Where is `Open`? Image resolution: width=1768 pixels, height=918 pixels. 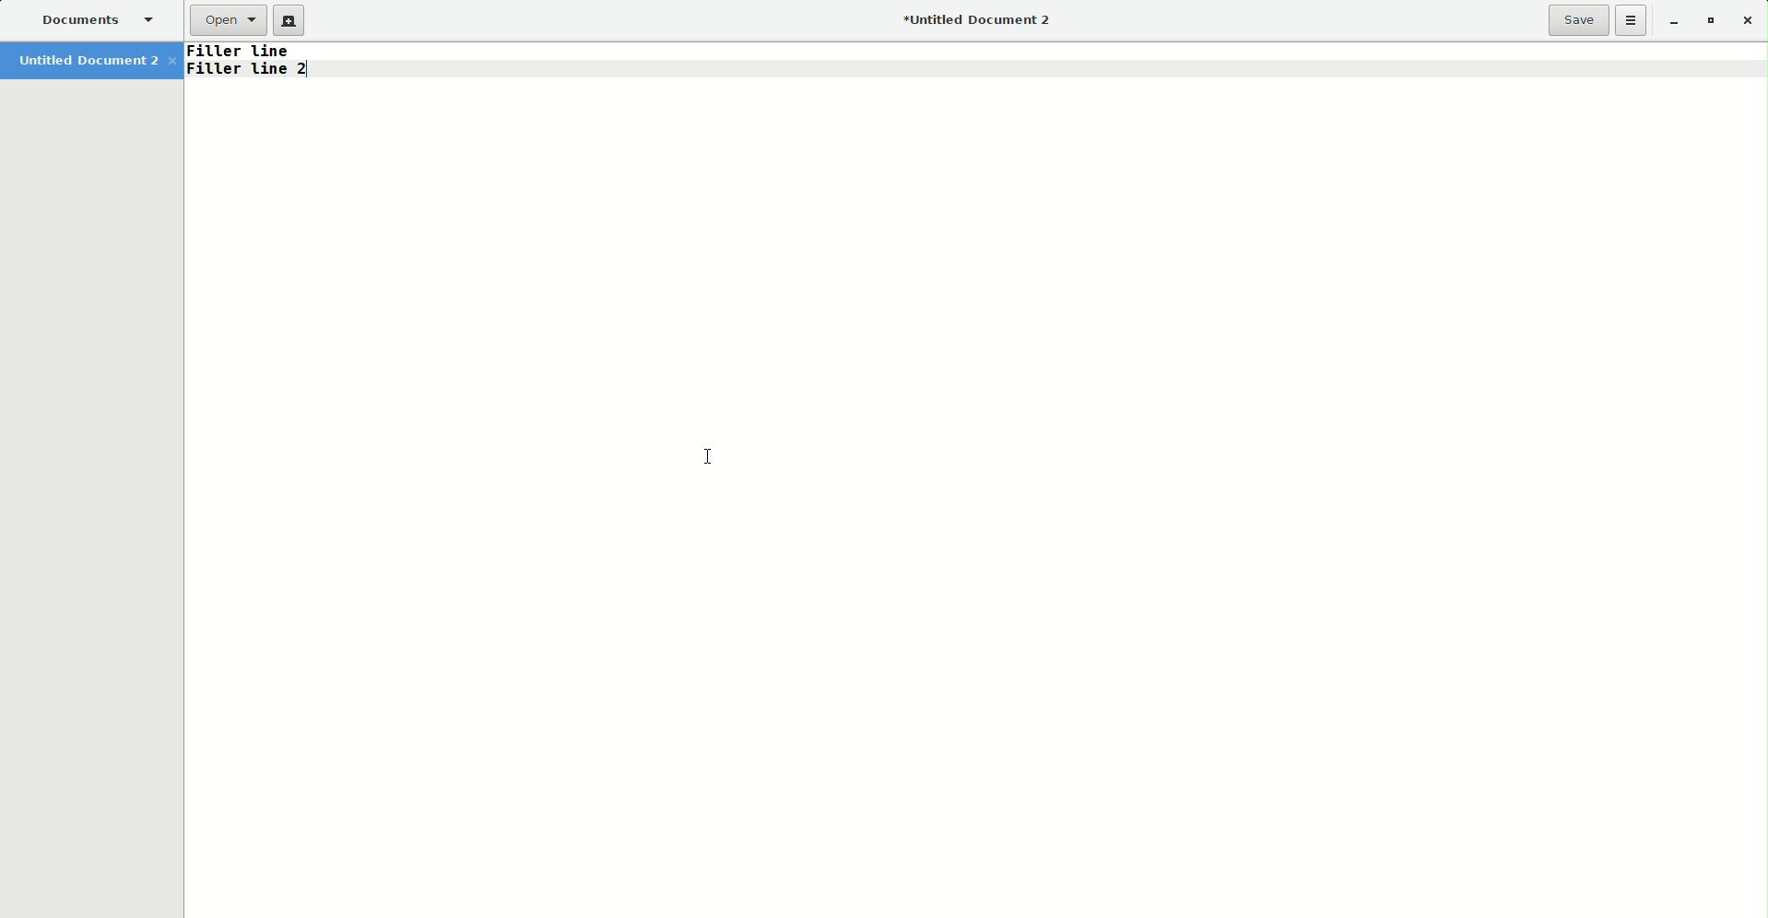 Open is located at coordinates (226, 20).